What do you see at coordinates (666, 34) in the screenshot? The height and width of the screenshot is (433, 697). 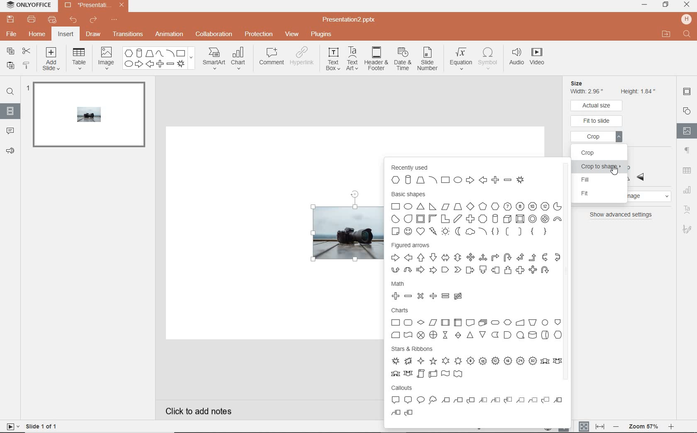 I see `open file location` at bounding box center [666, 34].